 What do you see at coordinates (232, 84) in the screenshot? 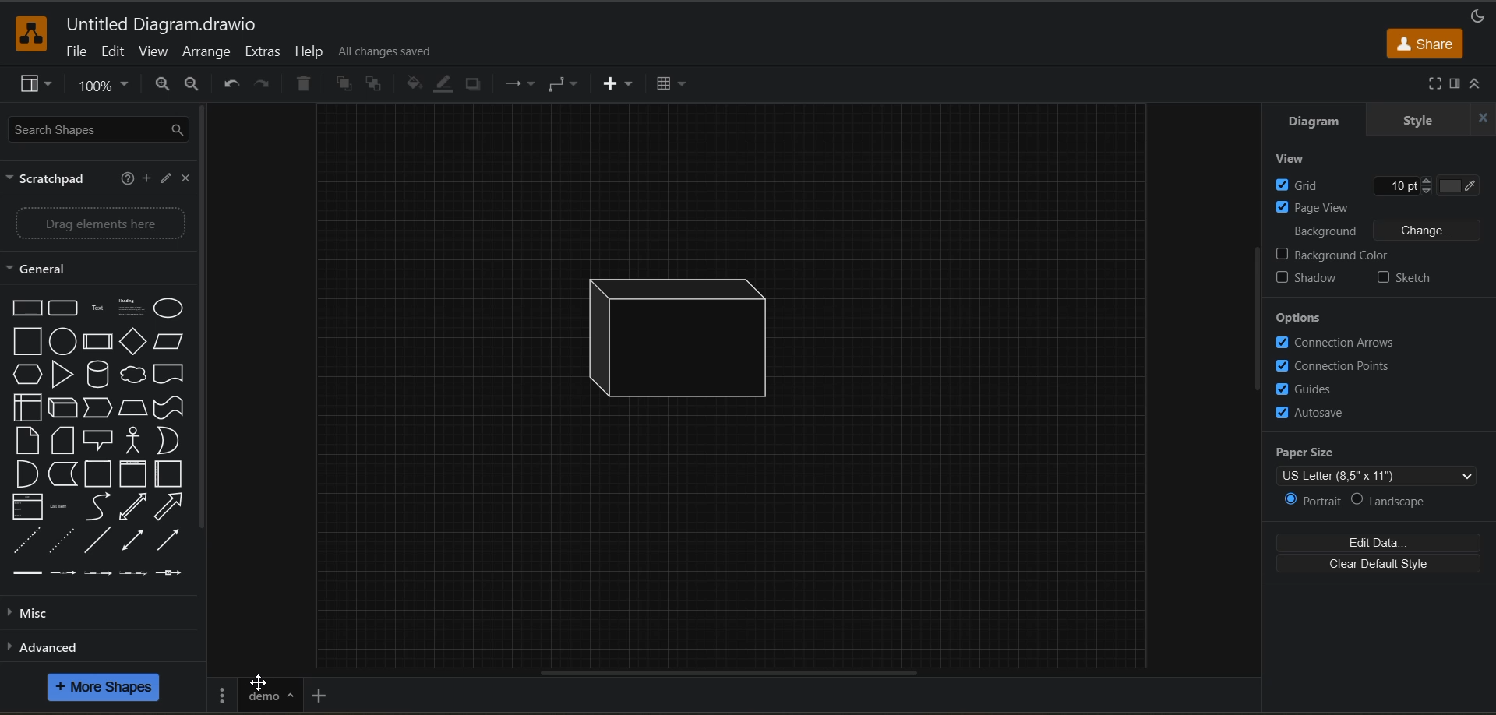
I see `undo` at bounding box center [232, 84].